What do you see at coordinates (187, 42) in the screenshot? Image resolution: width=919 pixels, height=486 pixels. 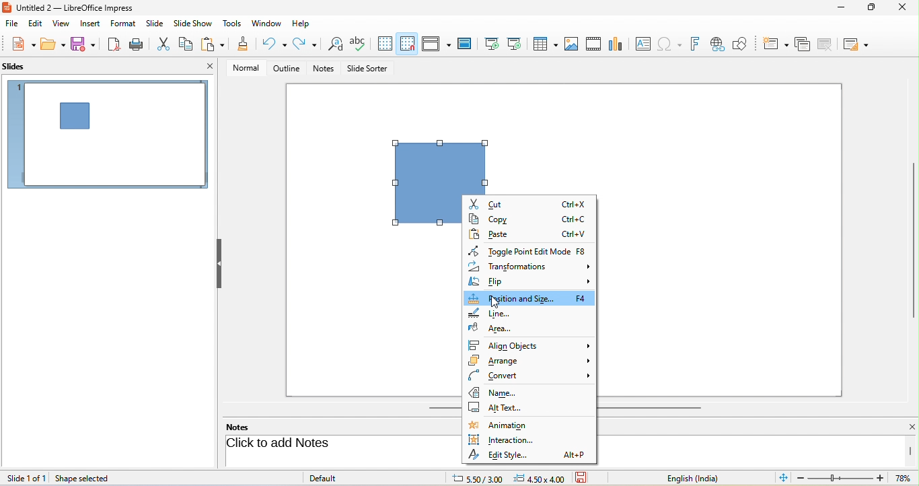 I see `copy` at bounding box center [187, 42].